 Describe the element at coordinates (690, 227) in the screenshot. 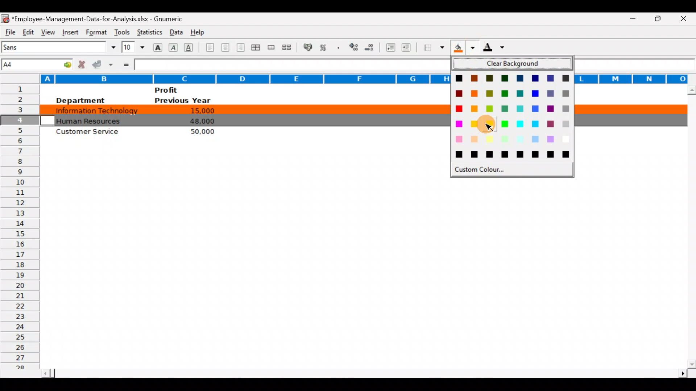

I see `Scroll bar` at that location.